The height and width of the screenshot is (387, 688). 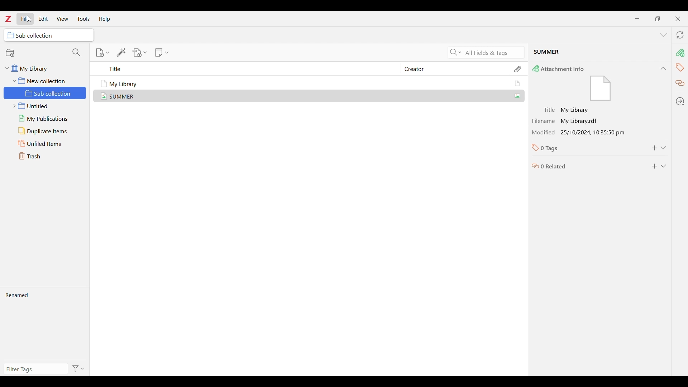 What do you see at coordinates (664, 166) in the screenshot?
I see `Expand` at bounding box center [664, 166].